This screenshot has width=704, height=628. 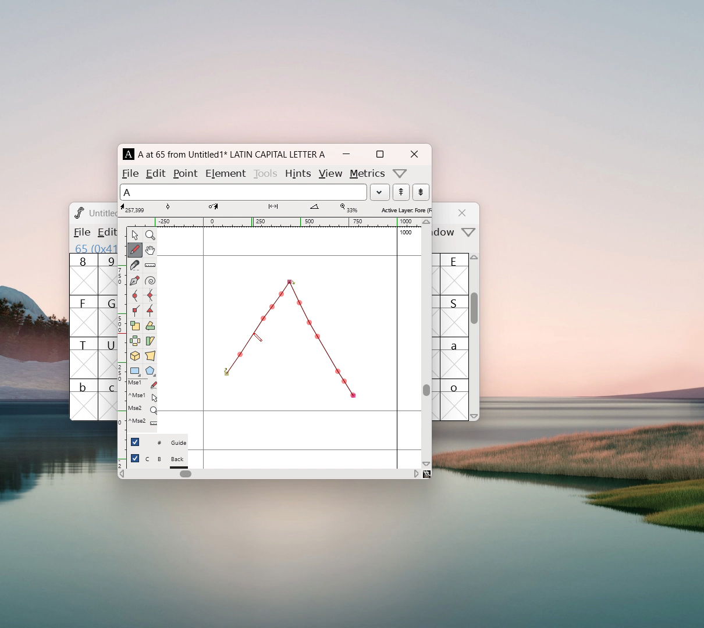 I want to click on point, so click(x=187, y=173).